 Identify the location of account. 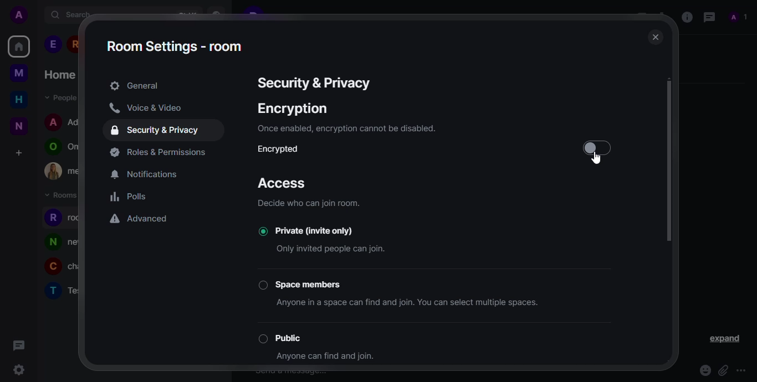
(18, 15).